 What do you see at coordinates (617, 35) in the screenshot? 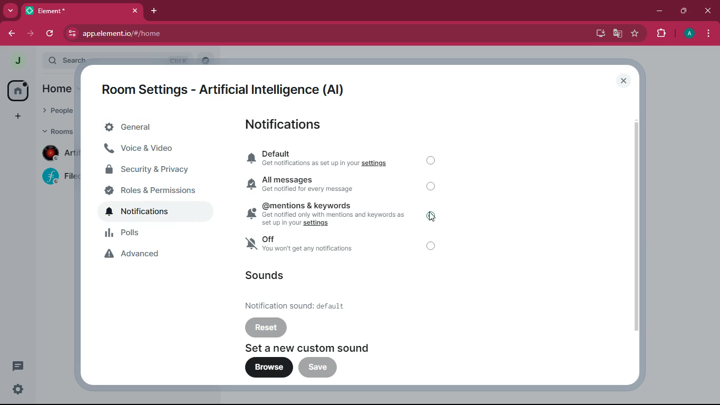
I see `google translate` at bounding box center [617, 35].